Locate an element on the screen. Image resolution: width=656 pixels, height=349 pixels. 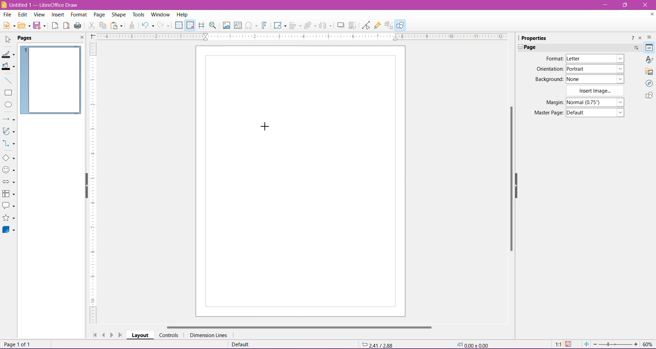
Help about this sidebar deck is located at coordinates (632, 39).